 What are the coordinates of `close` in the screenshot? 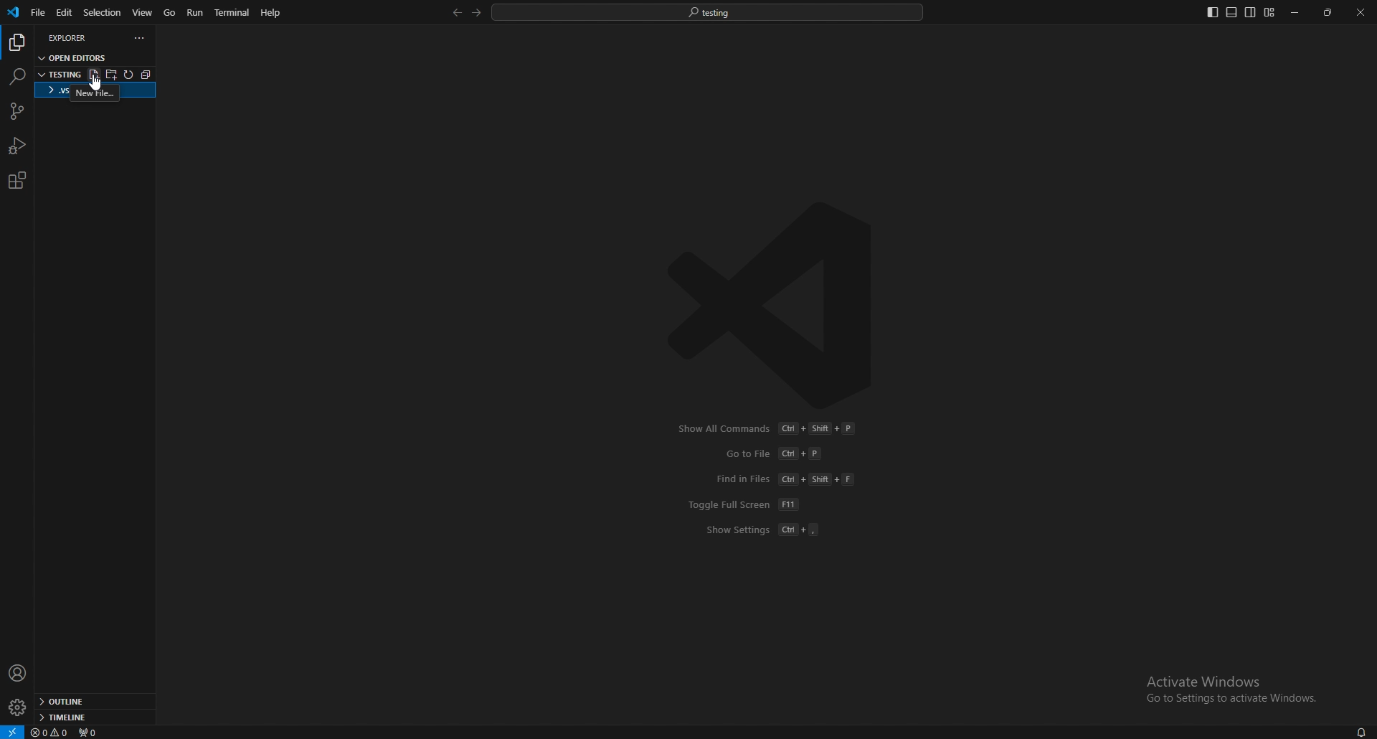 It's located at (1361, 12).